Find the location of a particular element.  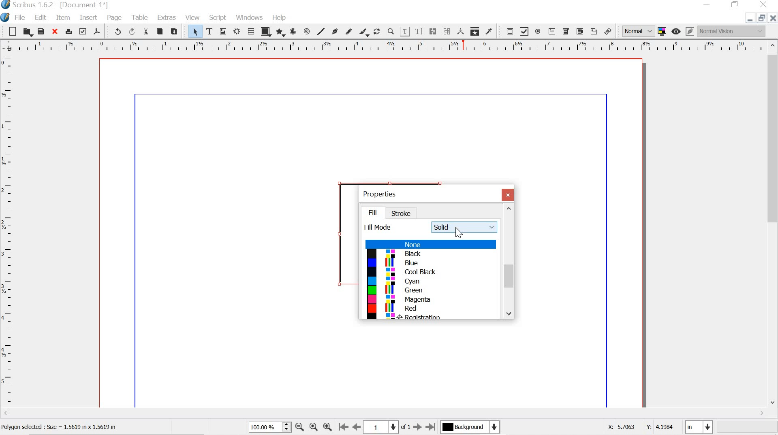

zoom to is located at coordinates (314, 427).